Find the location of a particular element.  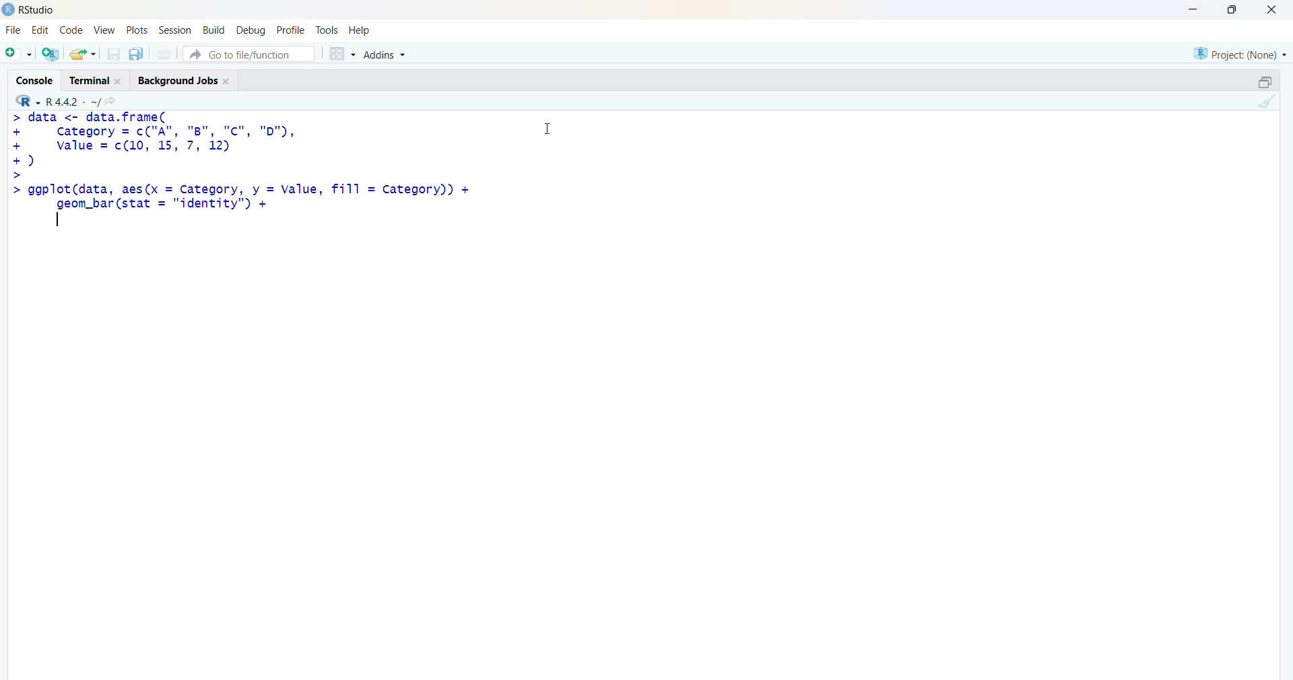

clear console is located at coordinates (1265, 101).